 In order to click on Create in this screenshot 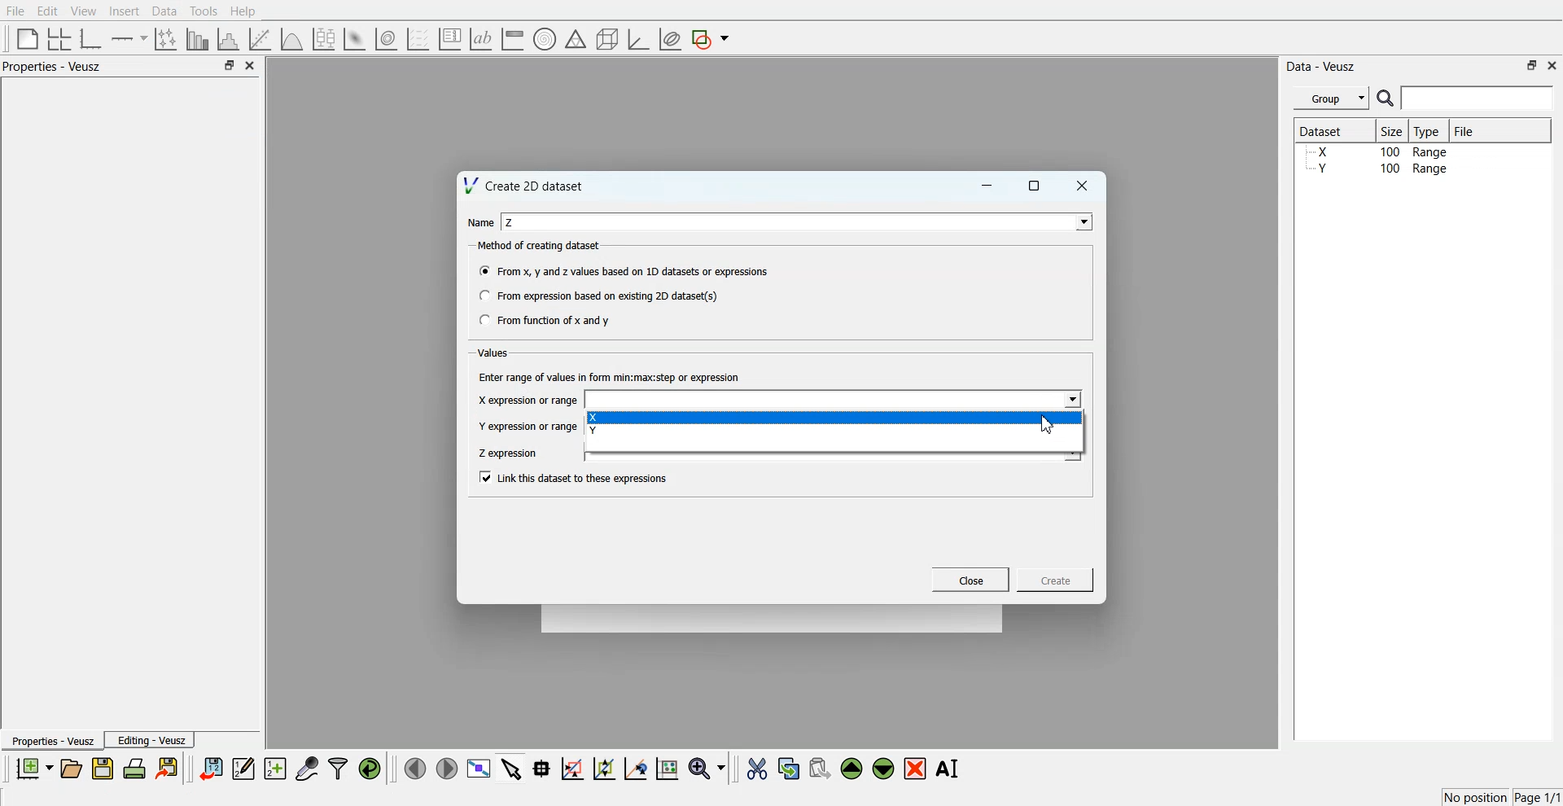, I will do `click(1056, 579)`.